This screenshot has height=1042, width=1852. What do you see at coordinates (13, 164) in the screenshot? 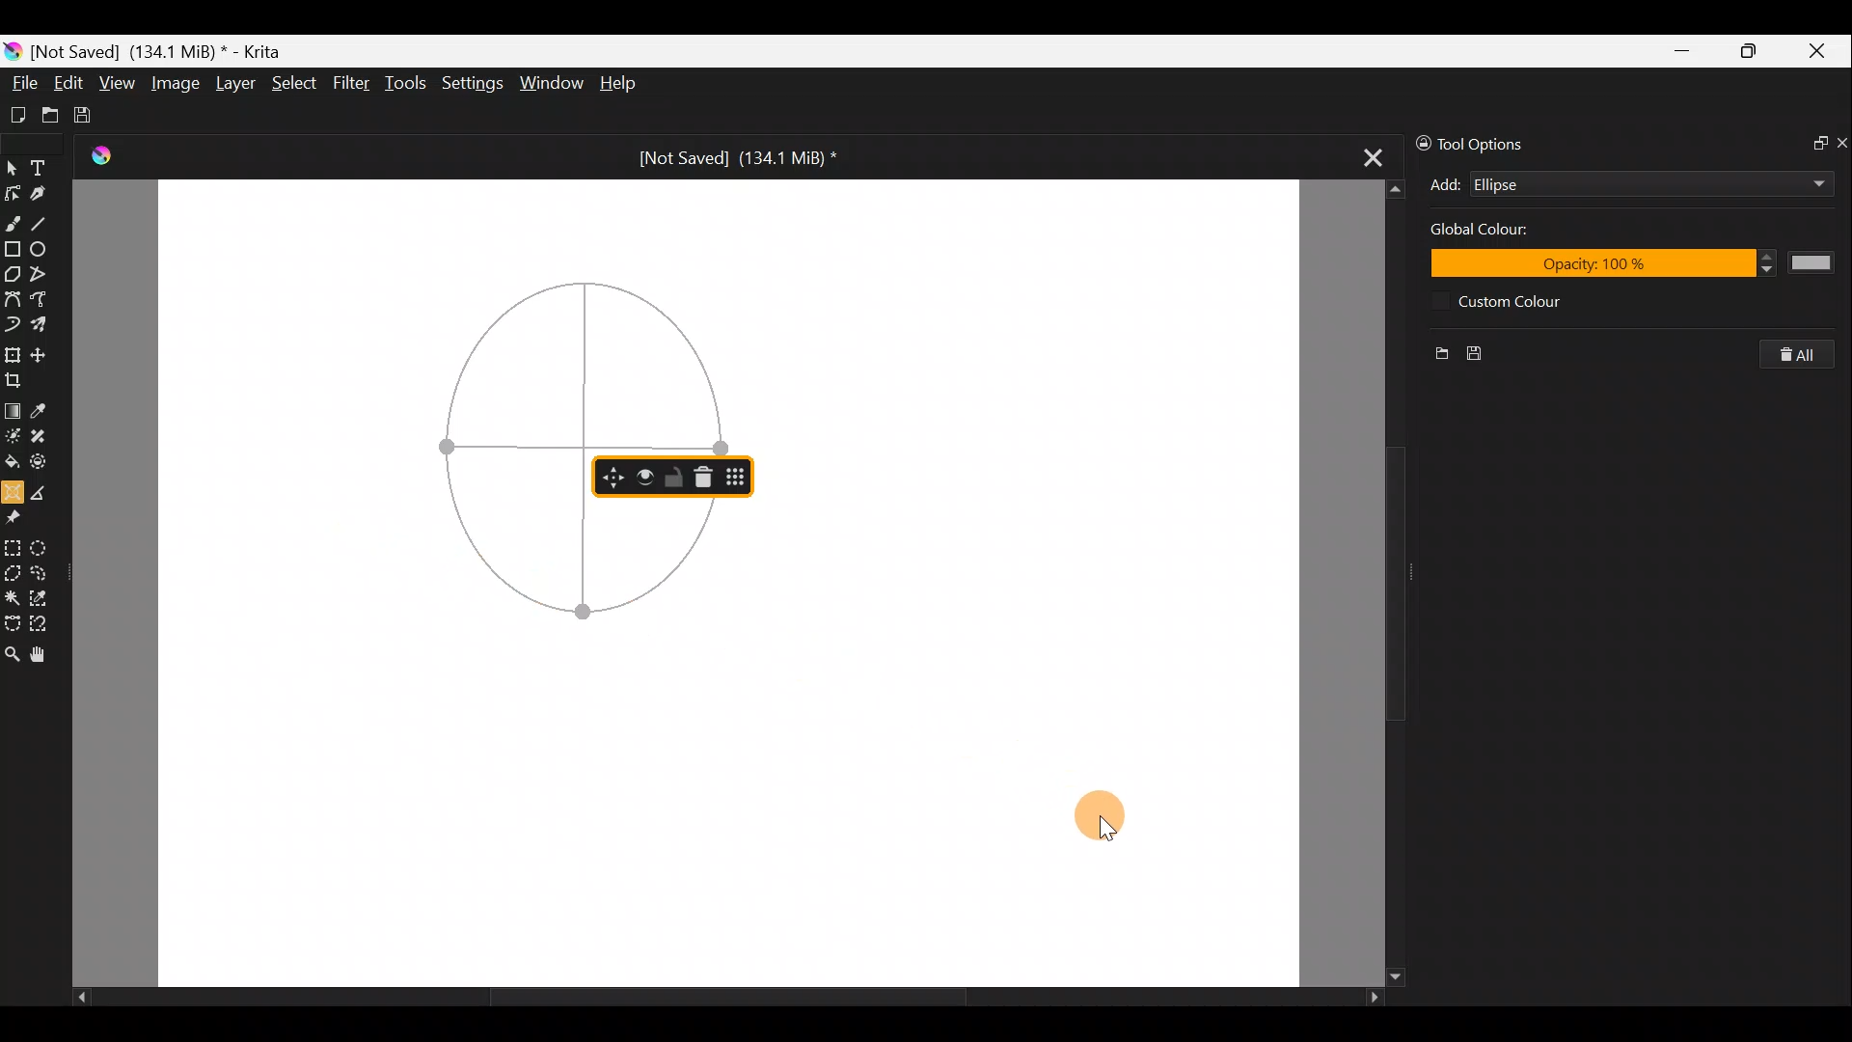
I see `Select shapes tool` at bounding box center [13, 164].